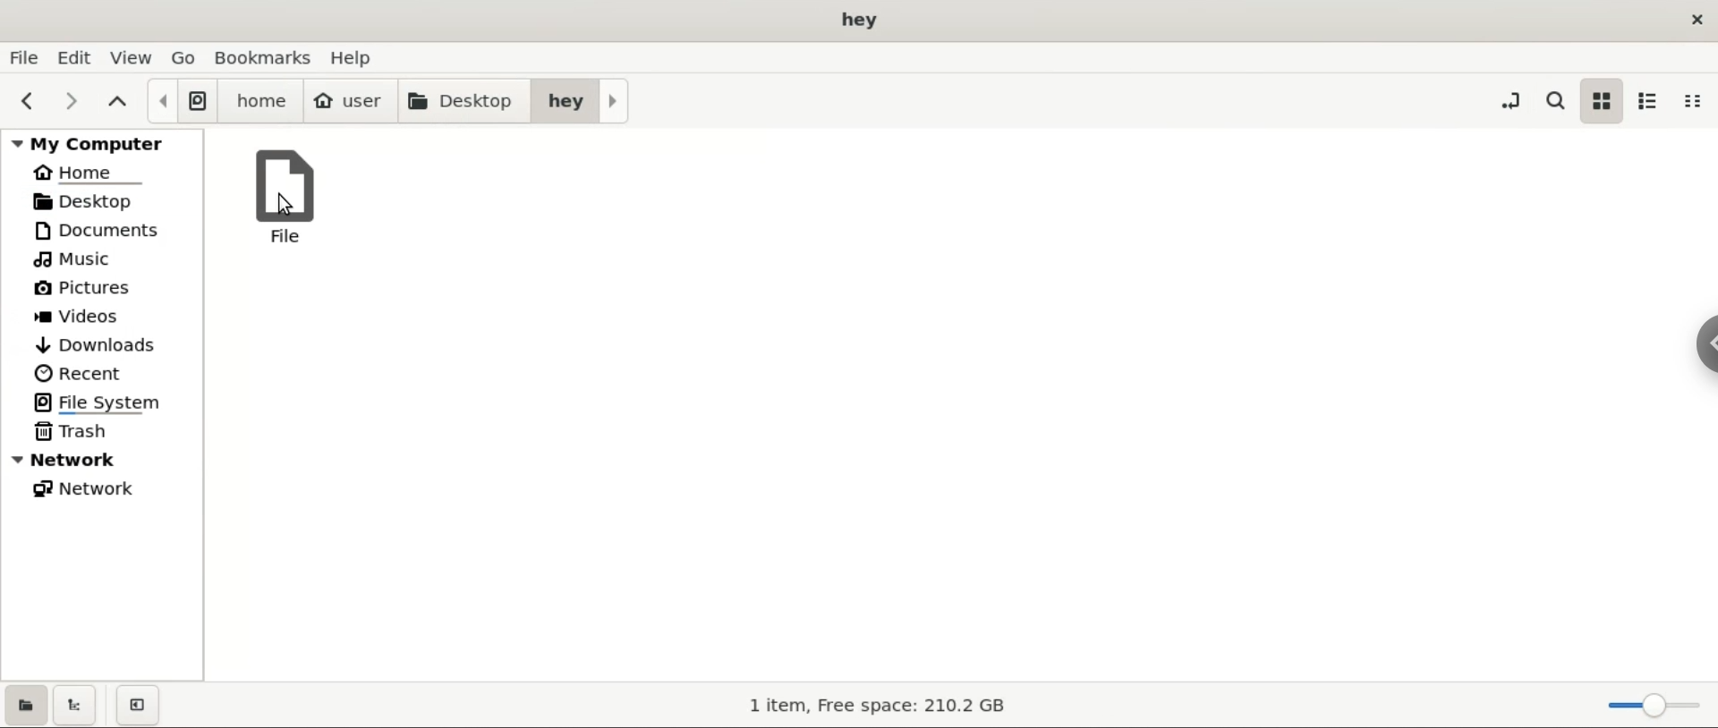  I want to click on search, so click(1559, 100).